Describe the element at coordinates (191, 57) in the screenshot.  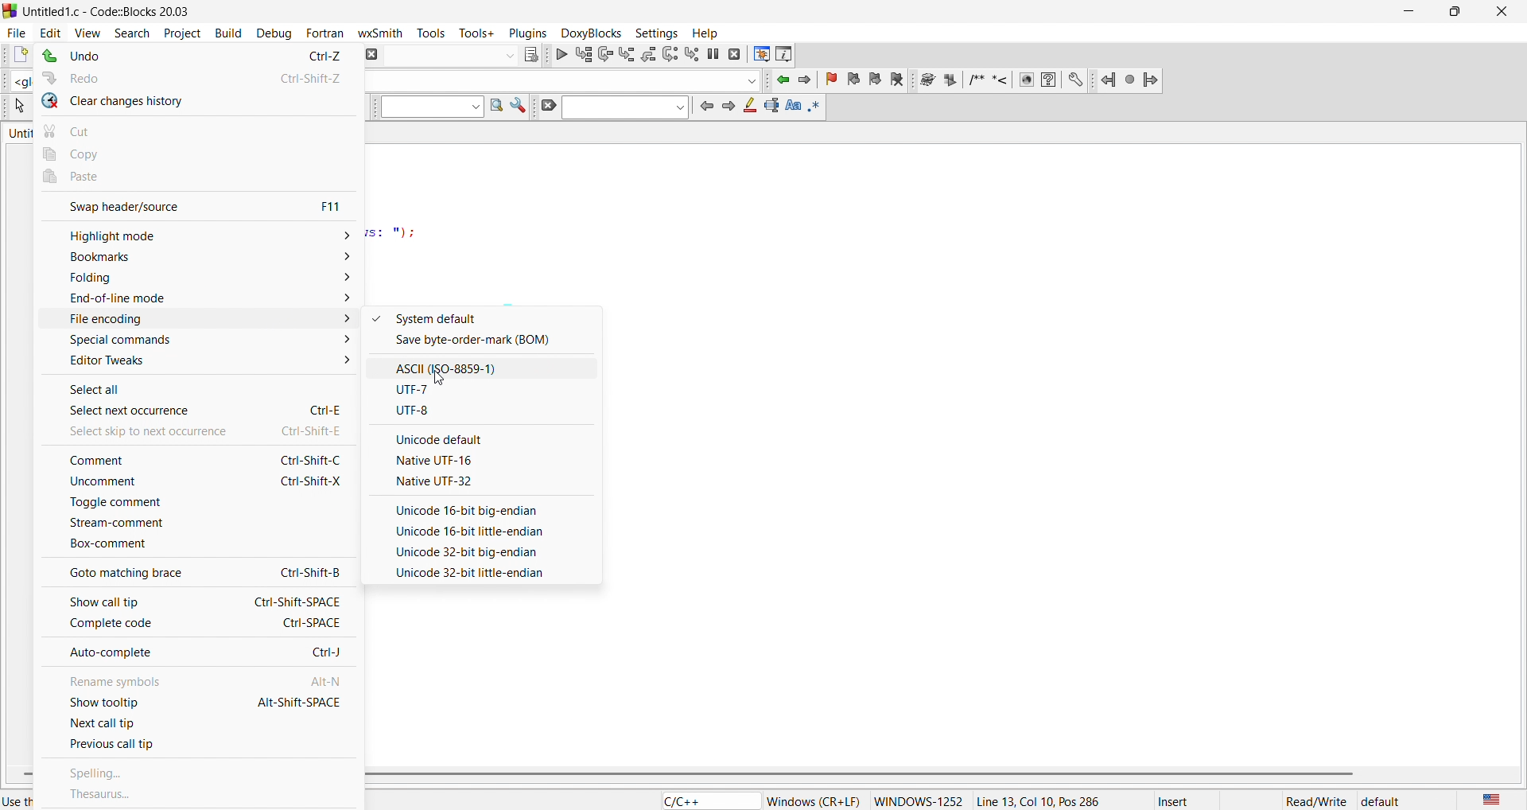
I see `undo` at that location.